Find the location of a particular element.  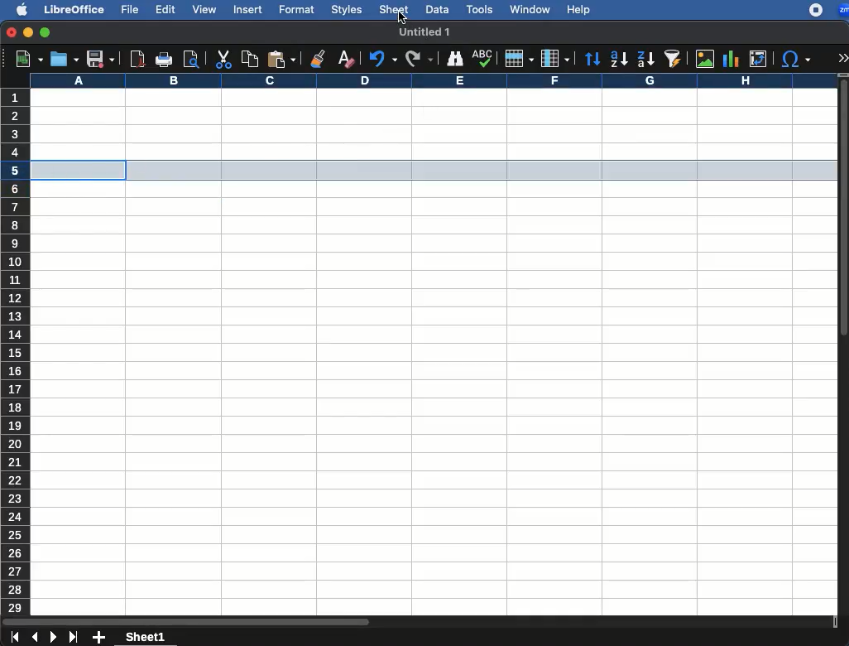

maximize is located at coordinates (45, 32).